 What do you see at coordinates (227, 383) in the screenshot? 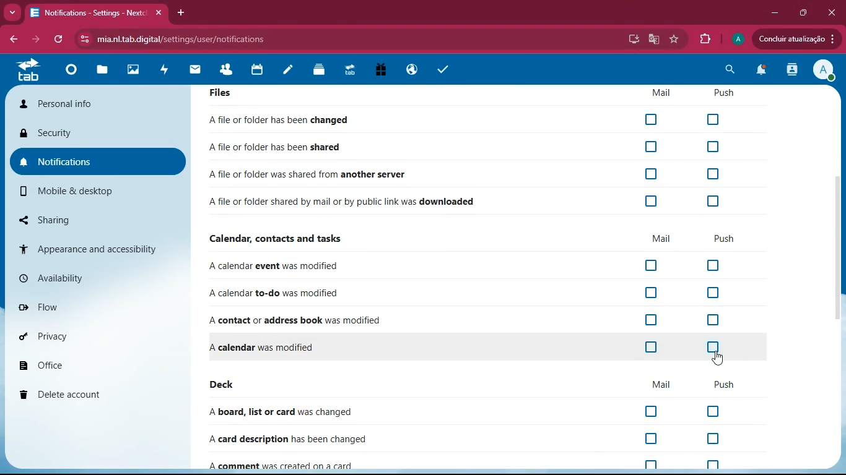
I see `deck` at bounding box center [227, 383].